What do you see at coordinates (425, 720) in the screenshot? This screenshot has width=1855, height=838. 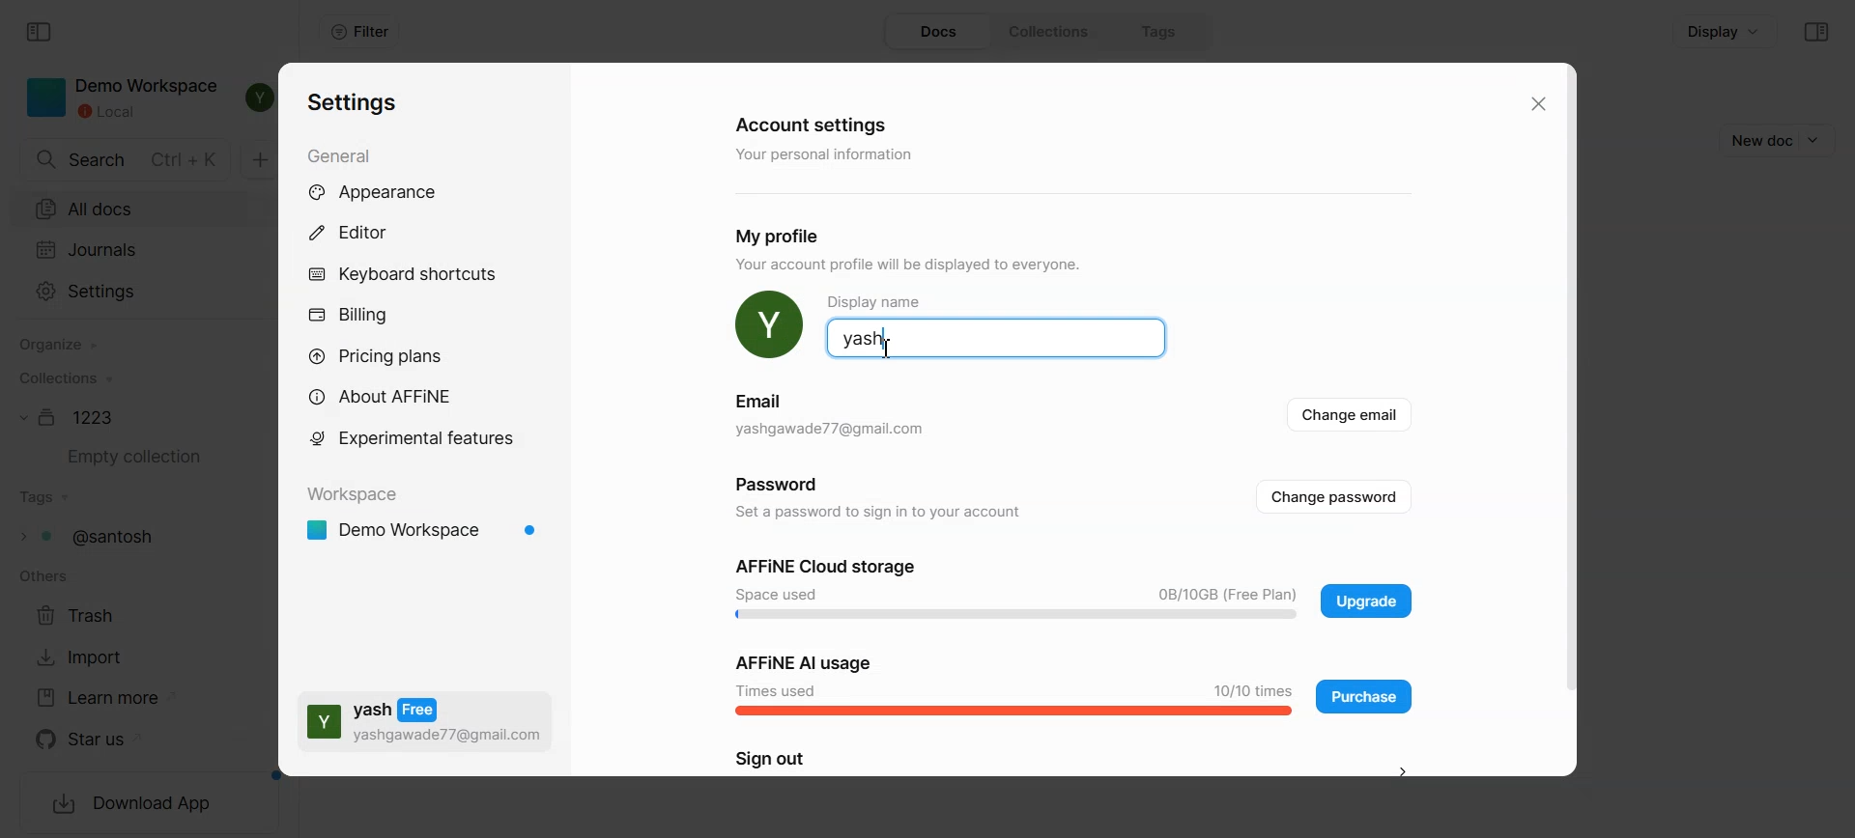 I see `Yash Free ` at bounding box center [425, 720].